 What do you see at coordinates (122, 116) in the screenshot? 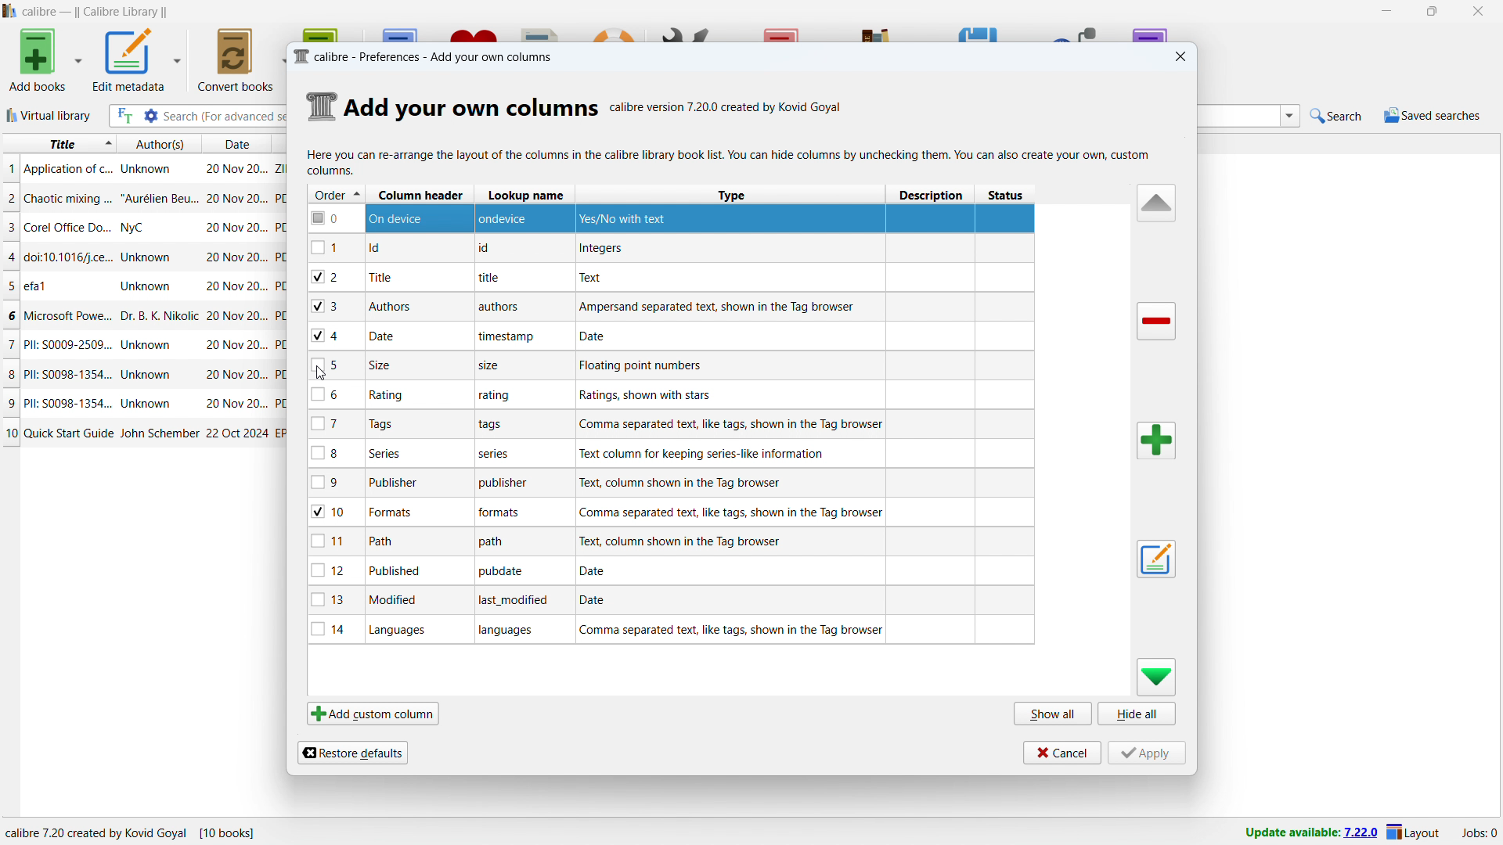
I see `full text search` at bounding box center [122, 116].